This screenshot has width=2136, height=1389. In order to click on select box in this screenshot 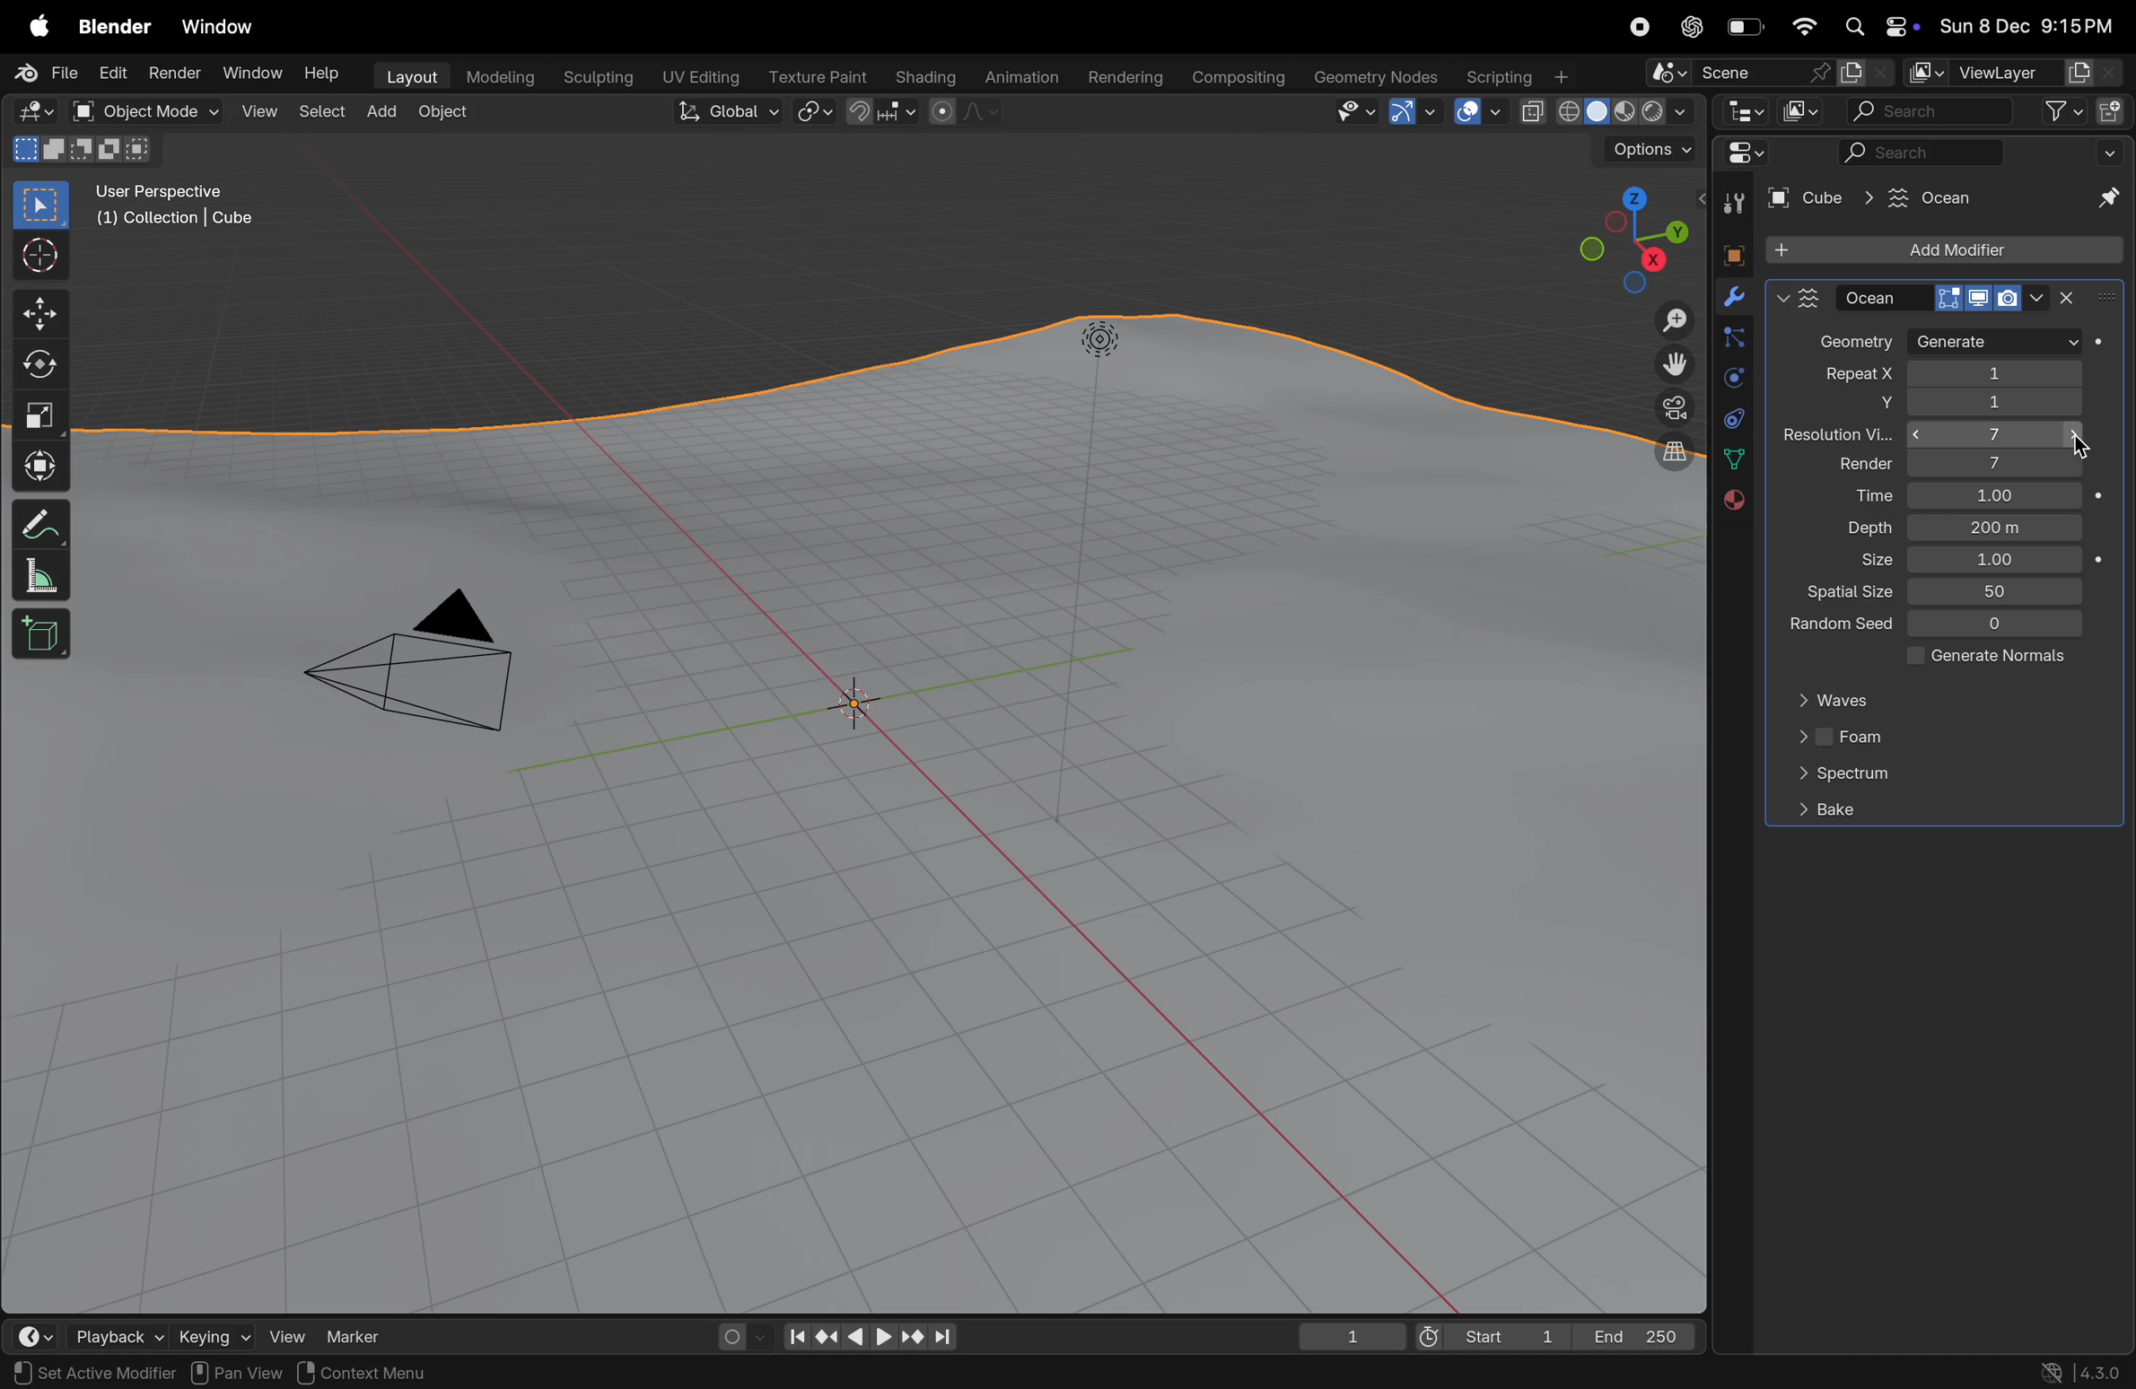, I will do `click(42, 205)`.